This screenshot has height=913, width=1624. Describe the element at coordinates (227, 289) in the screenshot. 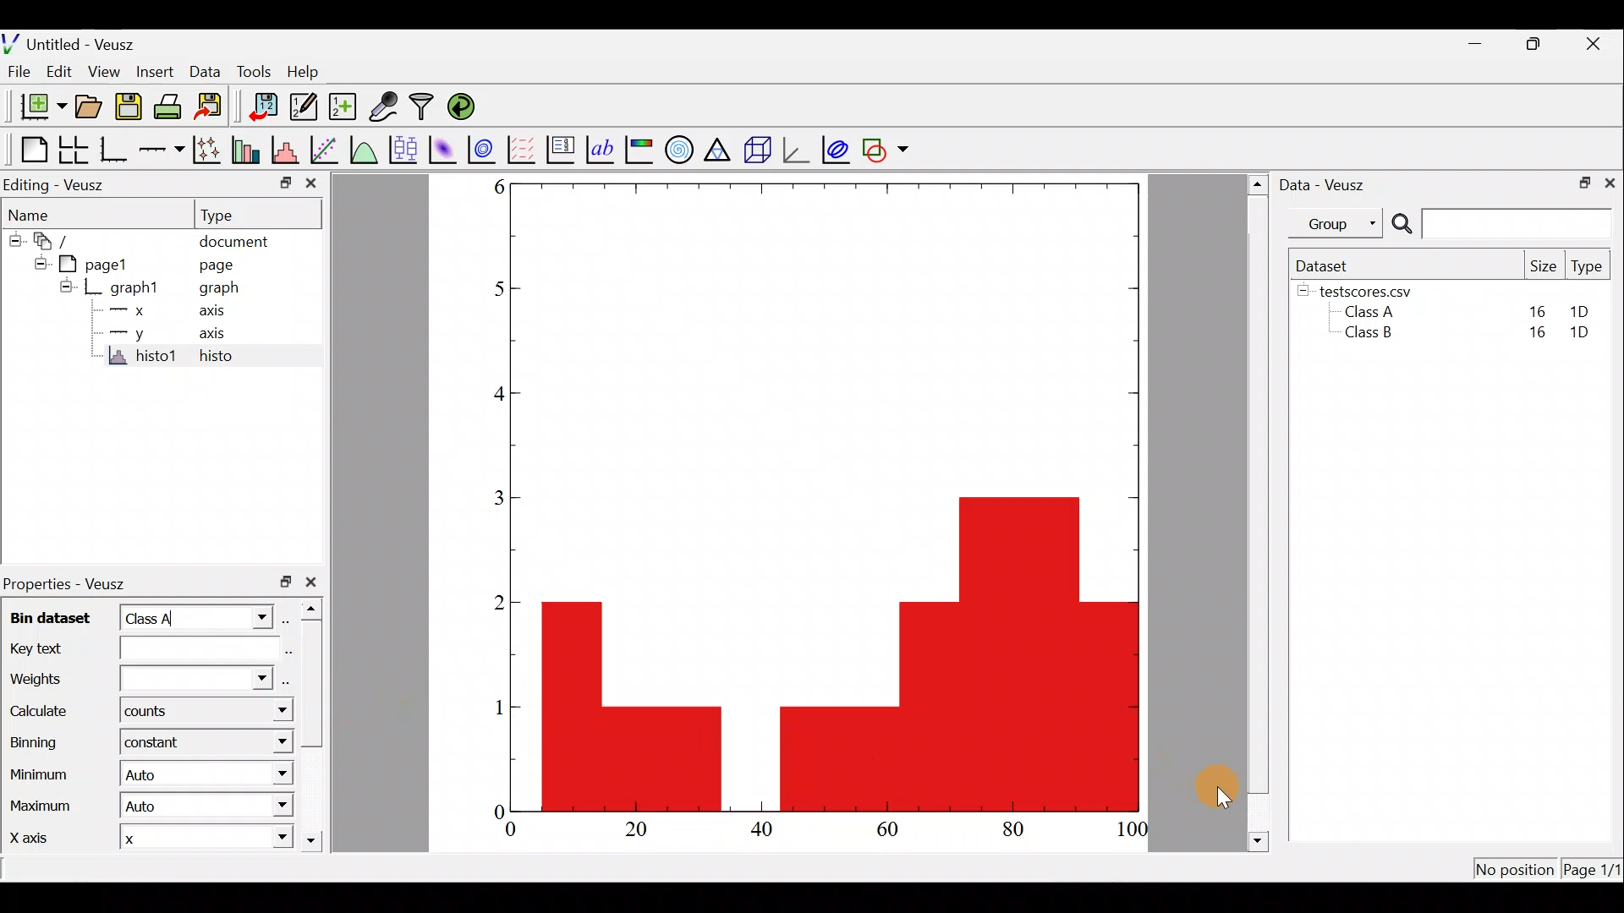

I see `graph` at that location.